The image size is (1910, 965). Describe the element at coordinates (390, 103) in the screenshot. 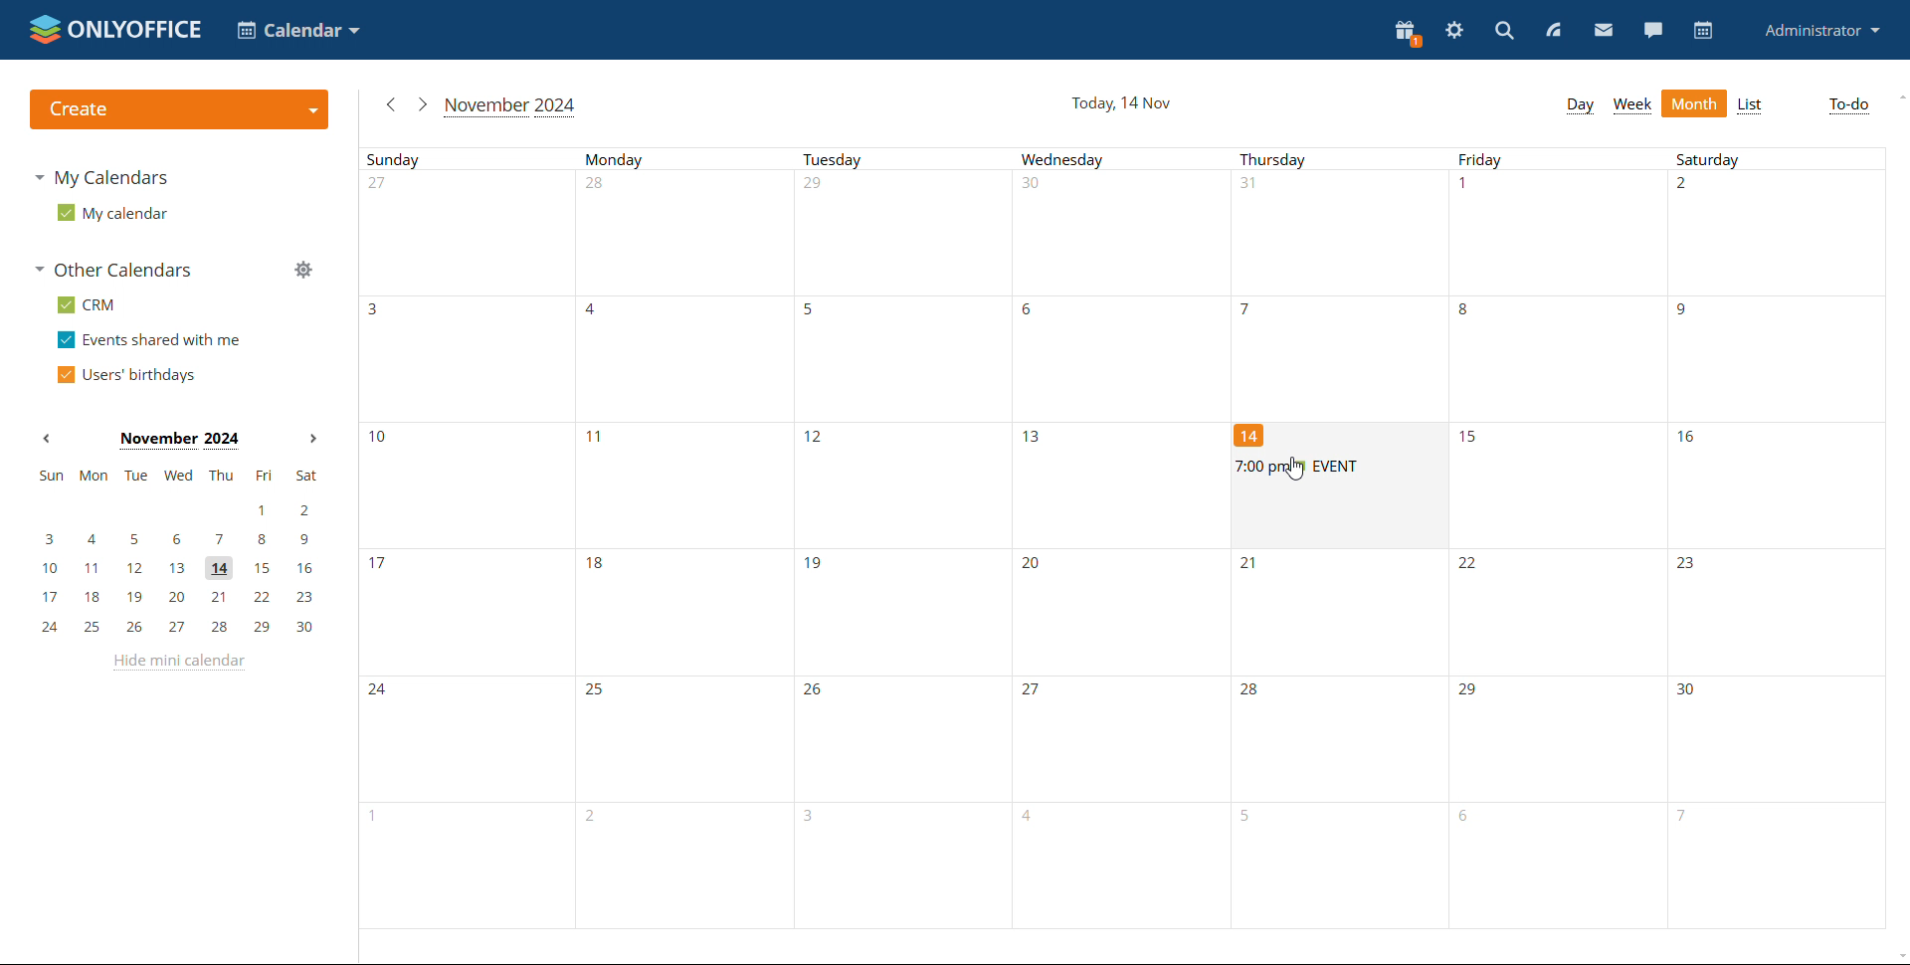

I see `previous month` at that location.